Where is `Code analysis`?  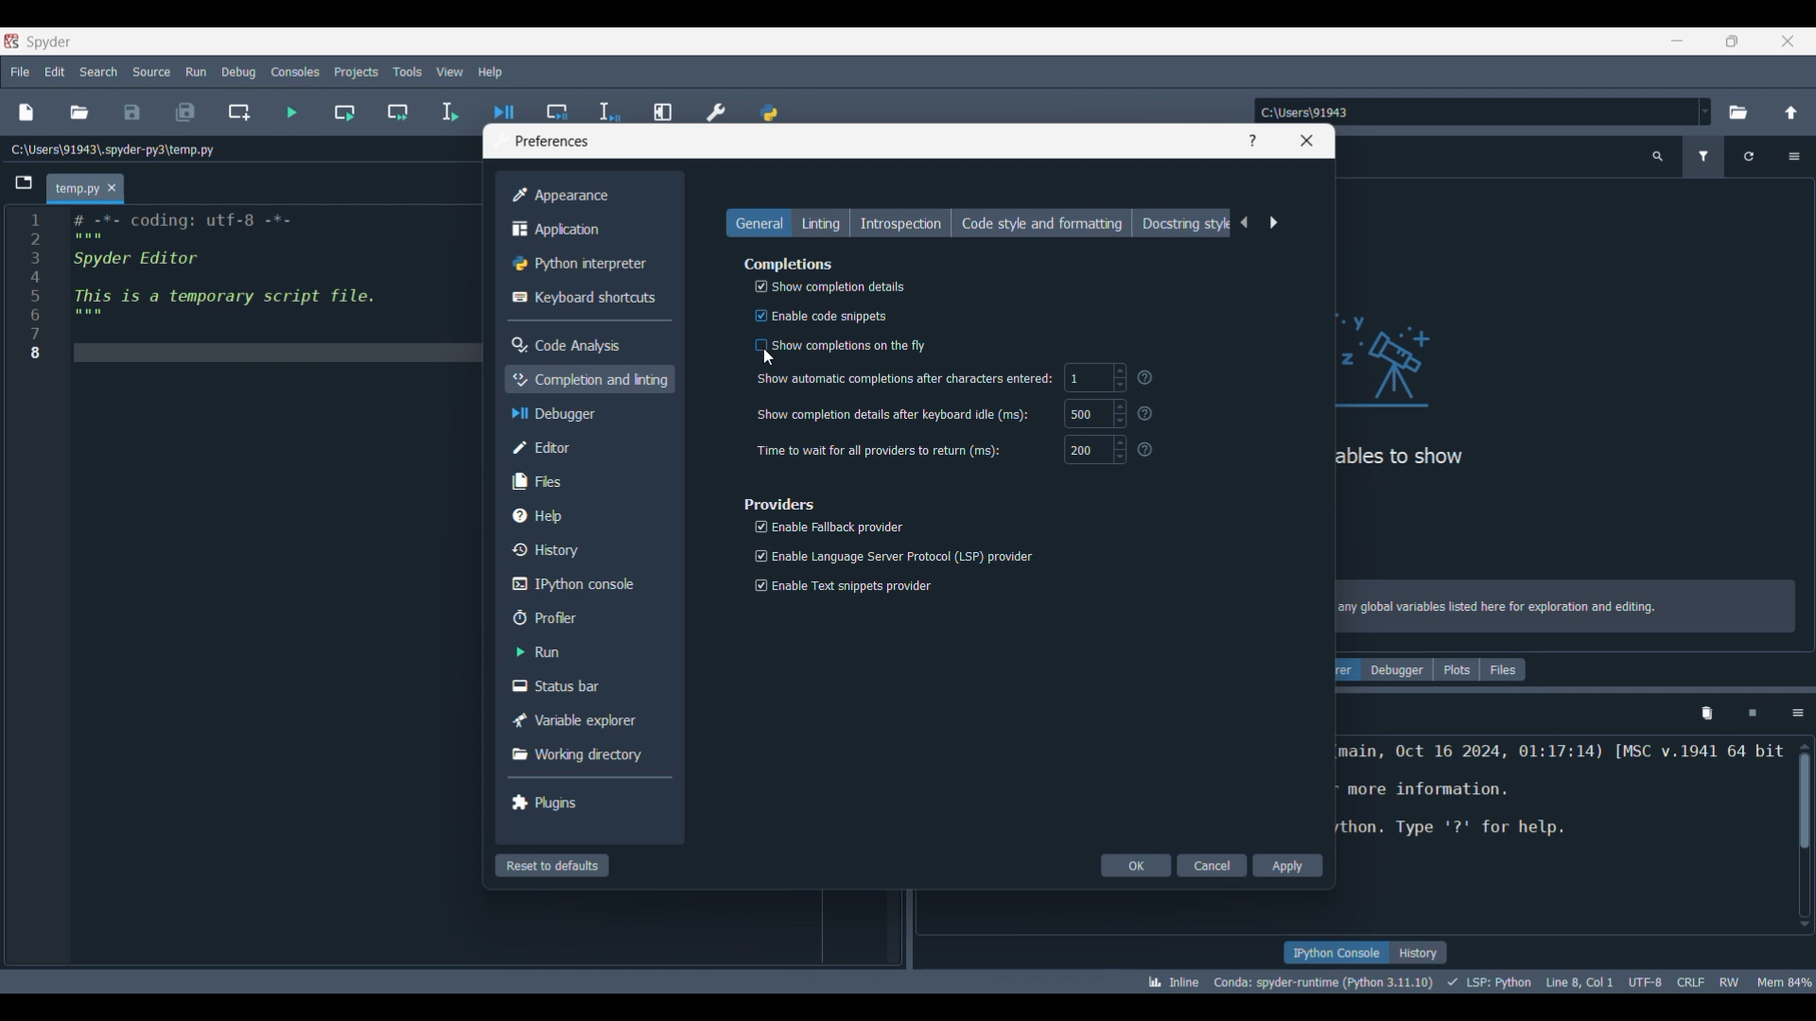
Code analysis is located at coordinates (584, 345).